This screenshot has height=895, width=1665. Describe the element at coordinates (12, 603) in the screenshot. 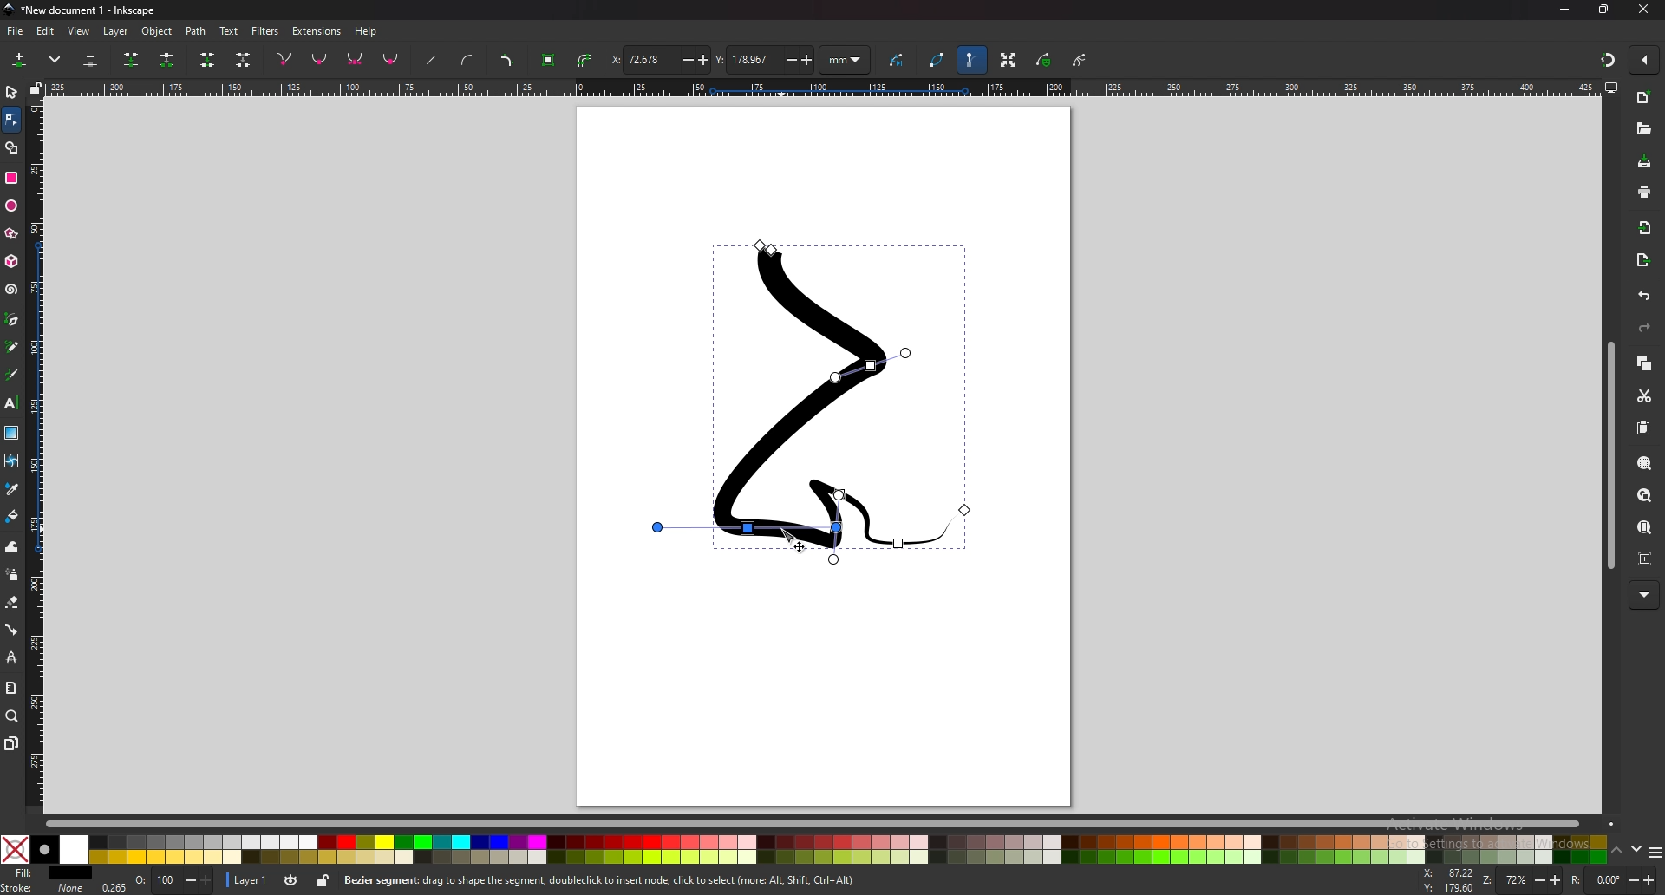

I see `erase` at that location.